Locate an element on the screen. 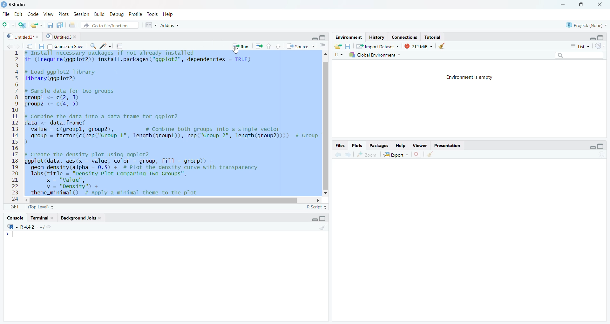 Image resolution: width=610 pixels, height=324 pixels. minimize is located at coordinates (311, 39).